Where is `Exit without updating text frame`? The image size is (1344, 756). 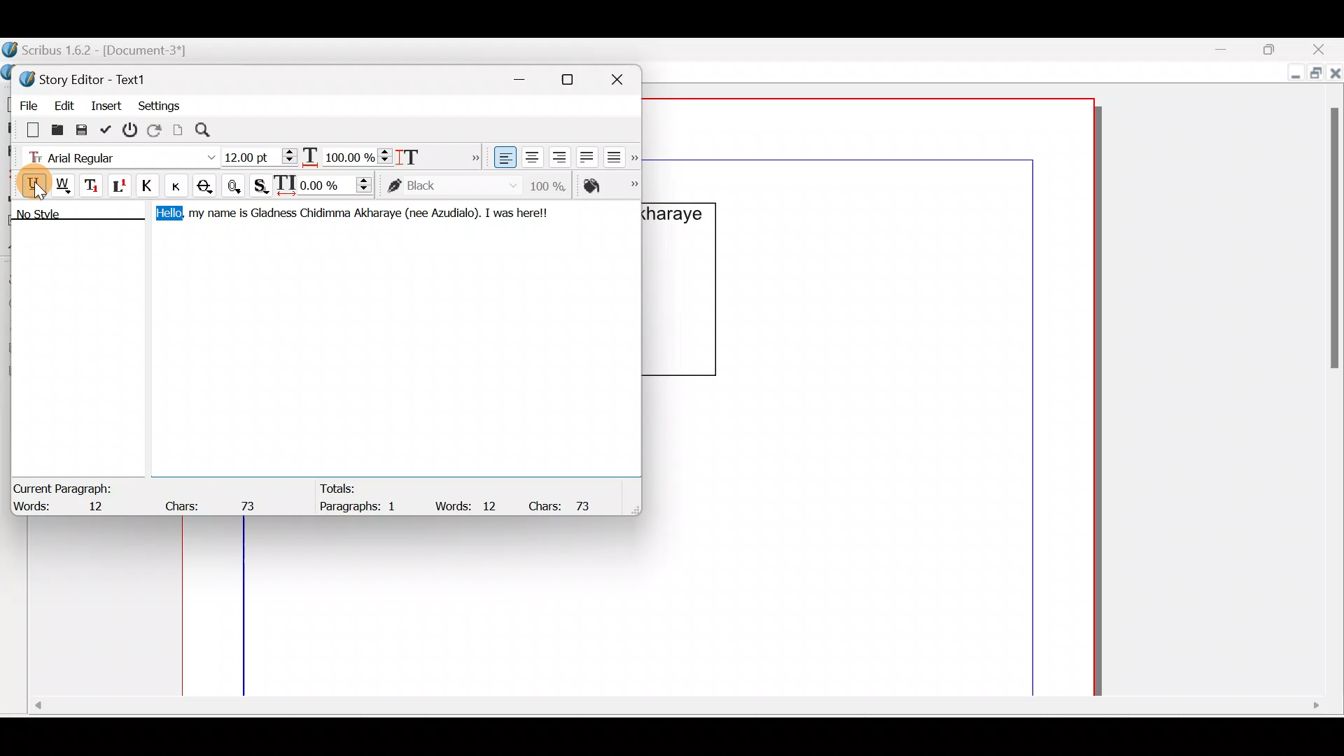
Exit without updating text frame is located at coordinates (132, 129).